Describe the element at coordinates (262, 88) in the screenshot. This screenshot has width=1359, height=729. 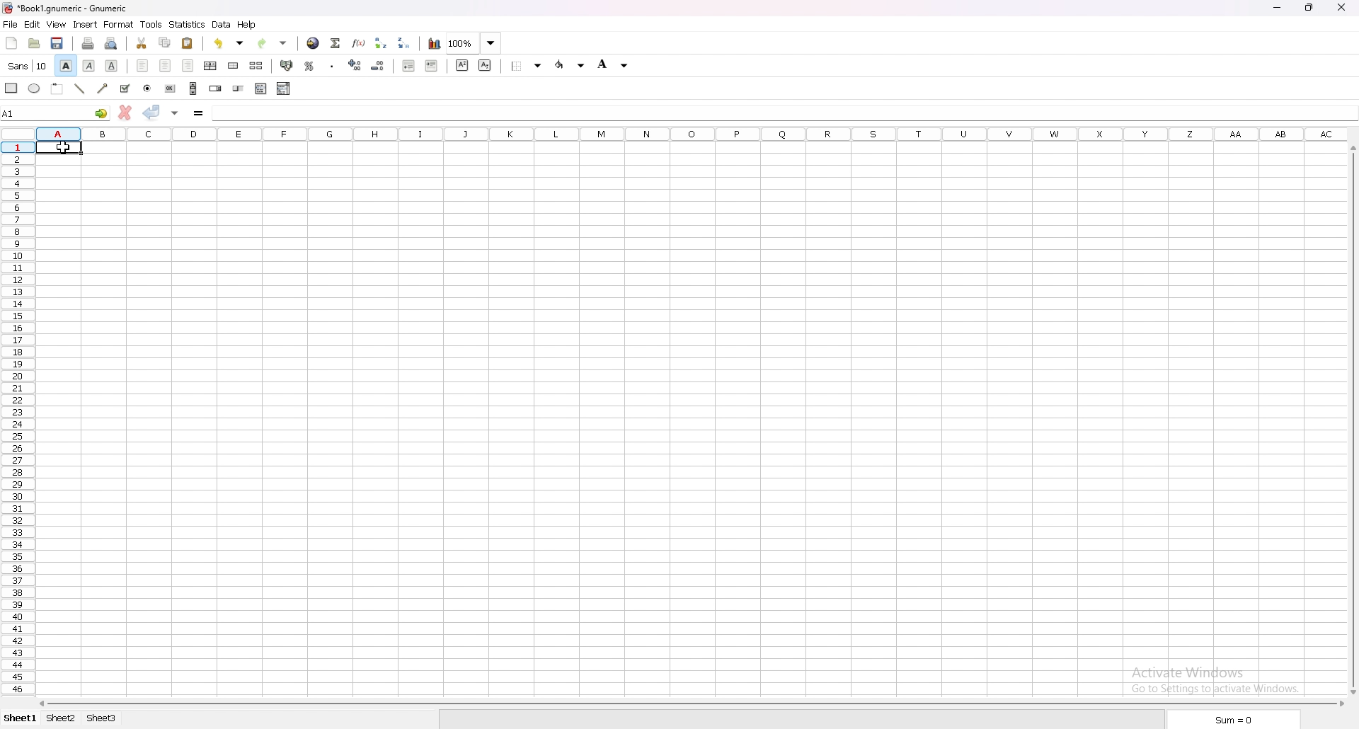
I see `list` at that location.